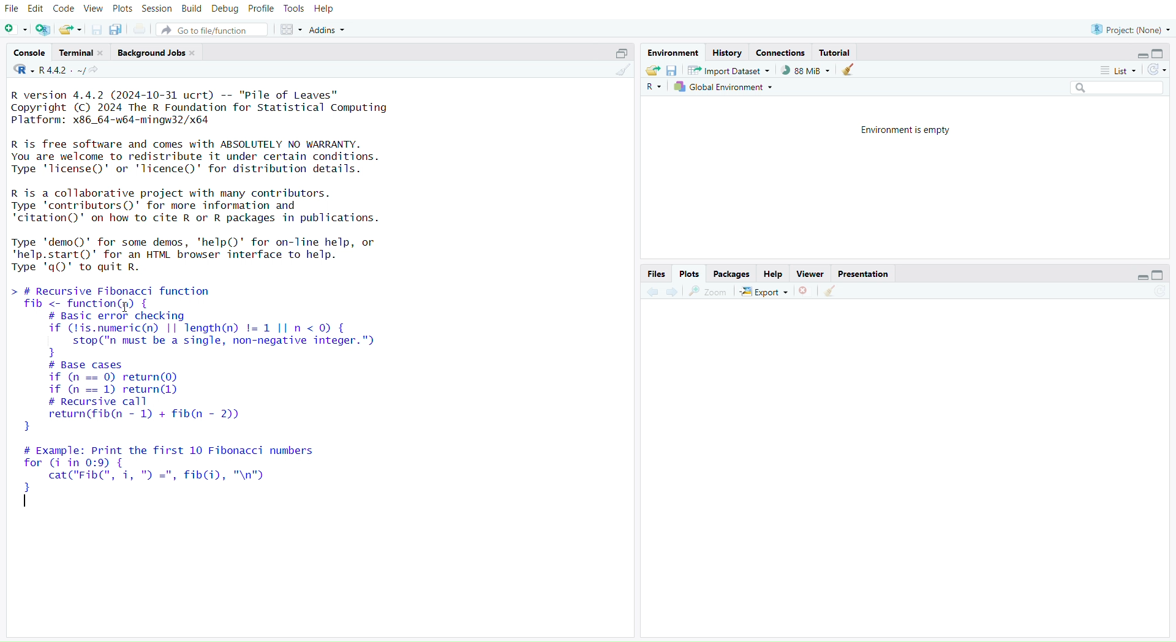  Describe the element at coordinates (1138, 278) in the screenshot. I see `expand` at that location.